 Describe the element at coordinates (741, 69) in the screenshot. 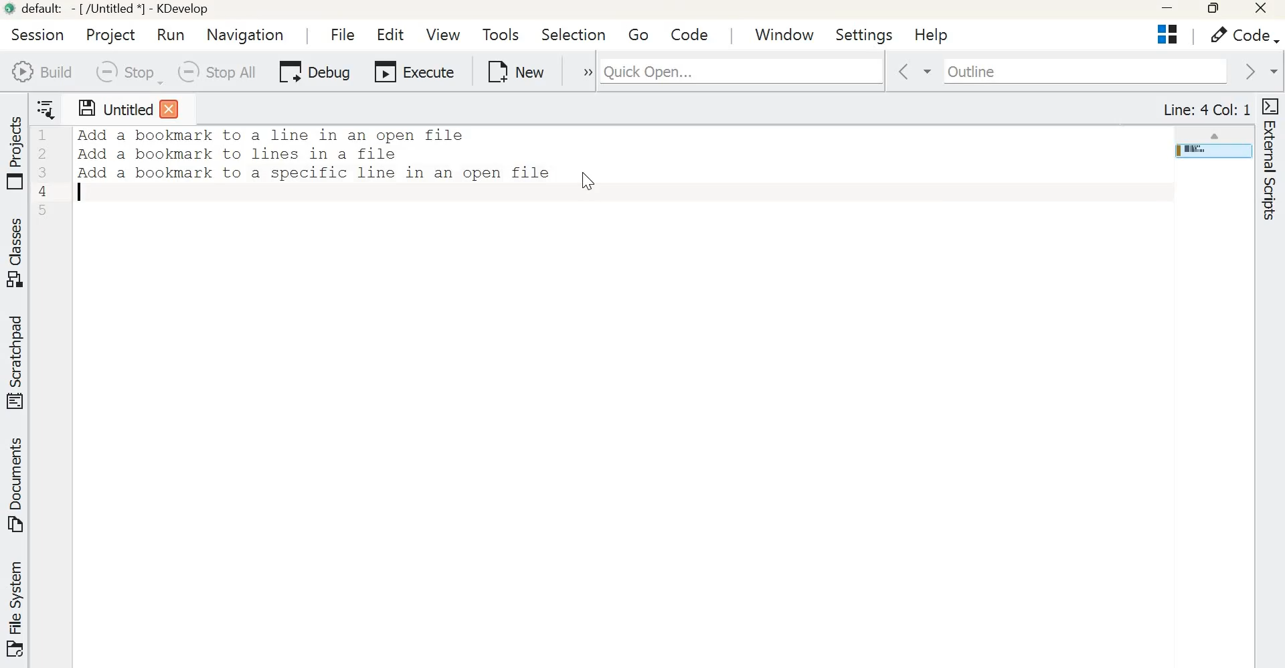

I see `Quick Open` at that location.